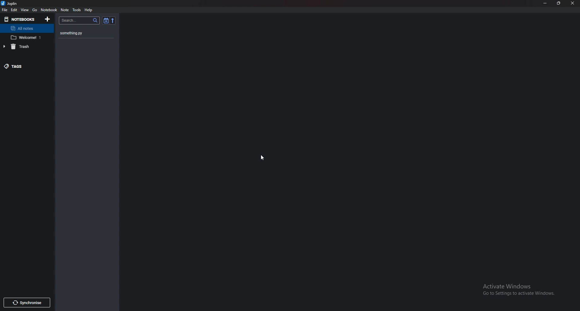 This screenshot has width=580, height=311. What do you see at coordinates (48, 19) in the screenshot?
I see `Add notebooks` at bounding box center [48, 19].